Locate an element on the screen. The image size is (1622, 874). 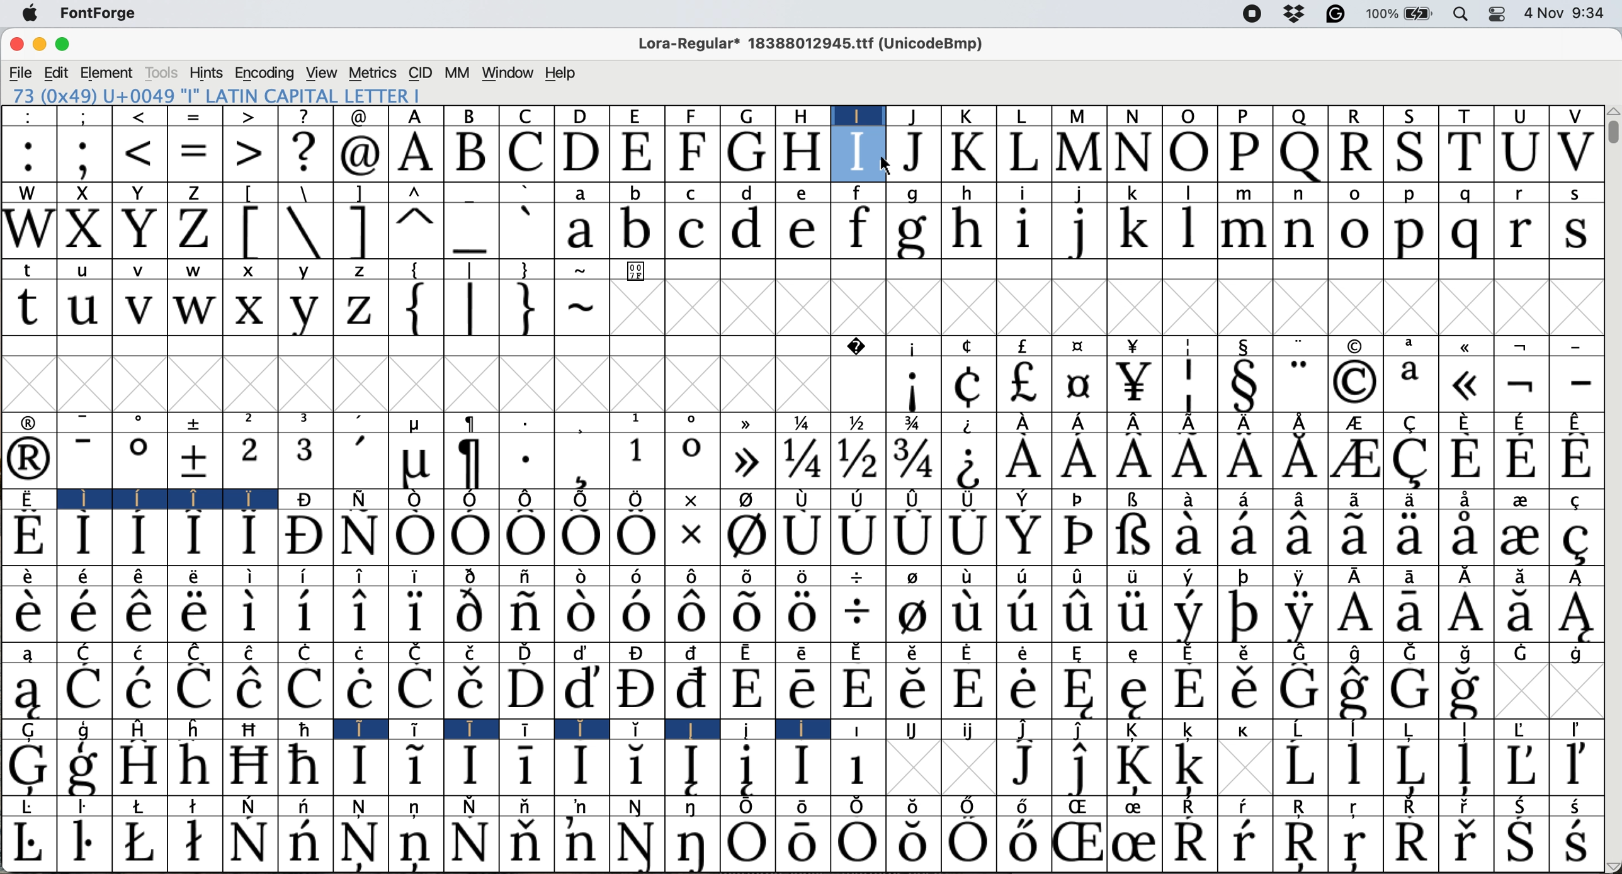
Symbol is located at coordinates (1243, 459).